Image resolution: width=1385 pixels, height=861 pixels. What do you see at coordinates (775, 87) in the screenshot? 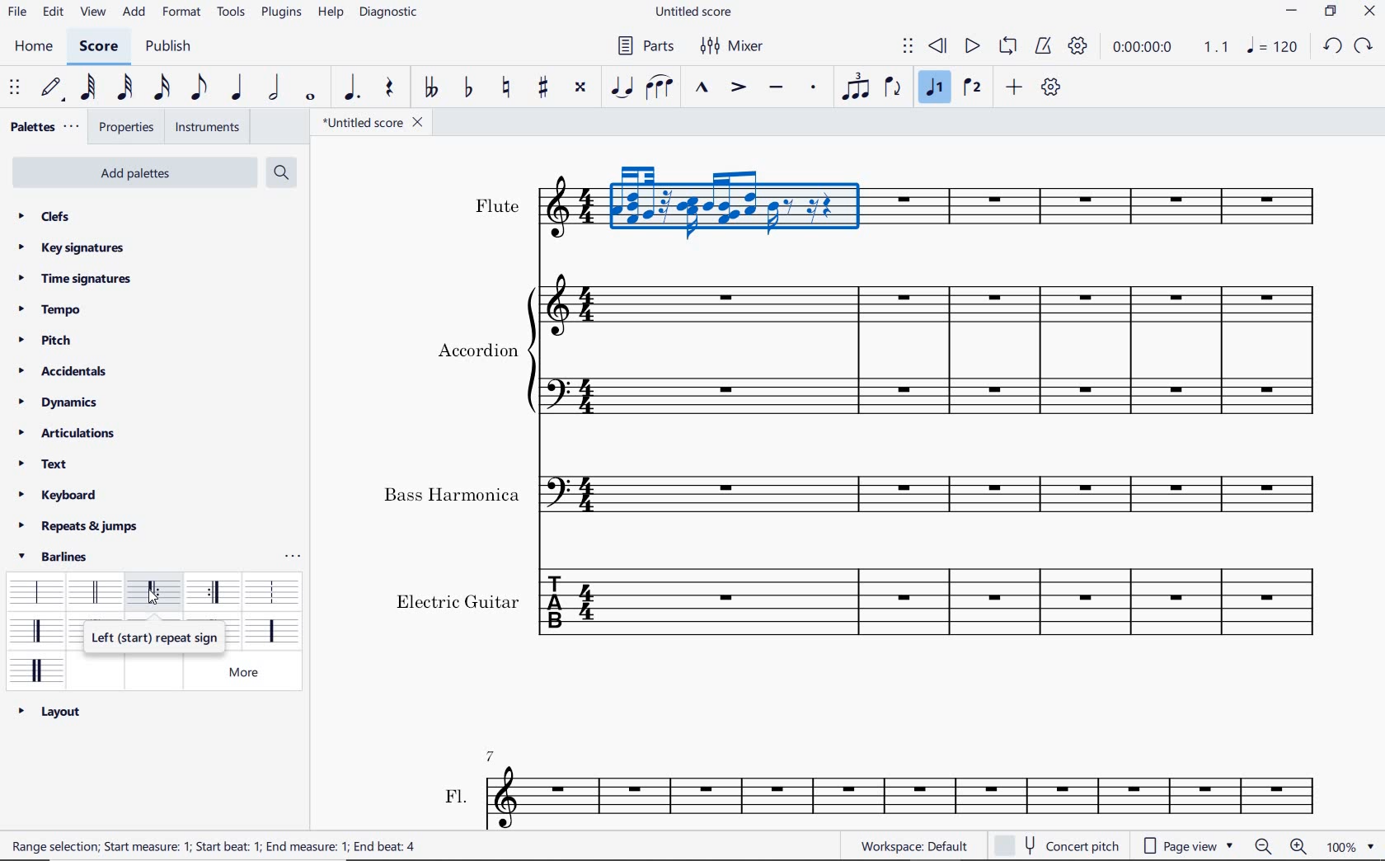
I see `tenuto` at bounding box center [775, 87].